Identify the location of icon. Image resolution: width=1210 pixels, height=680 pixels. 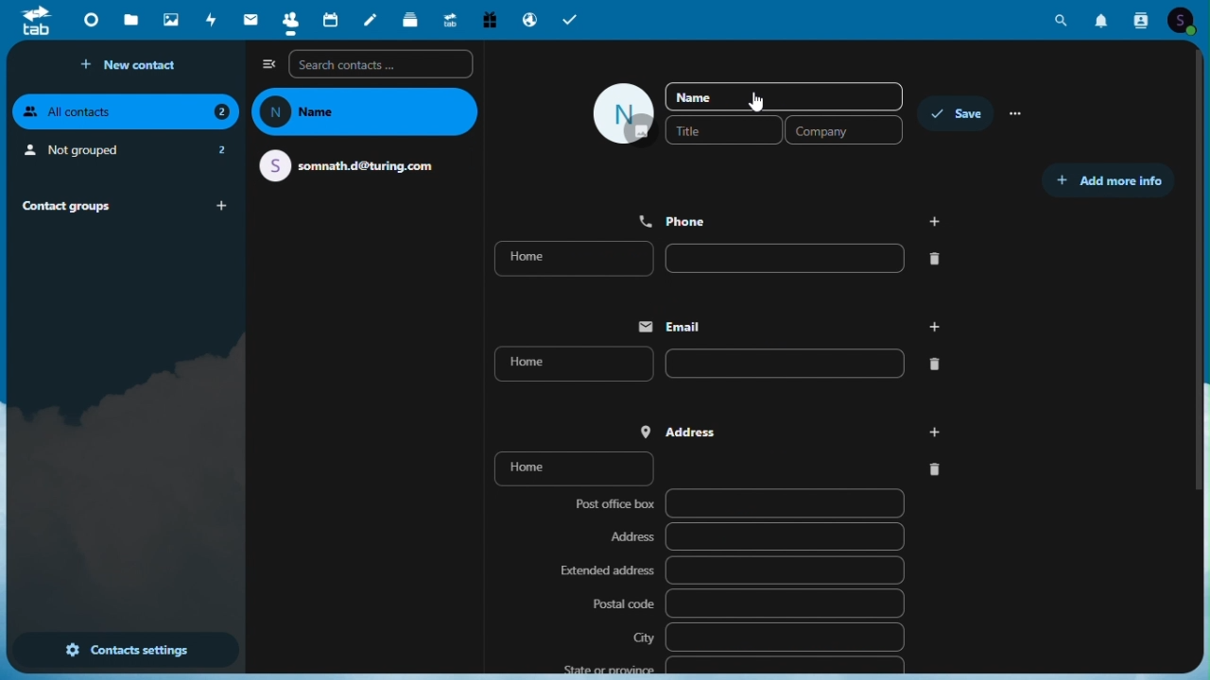
(625, 113).